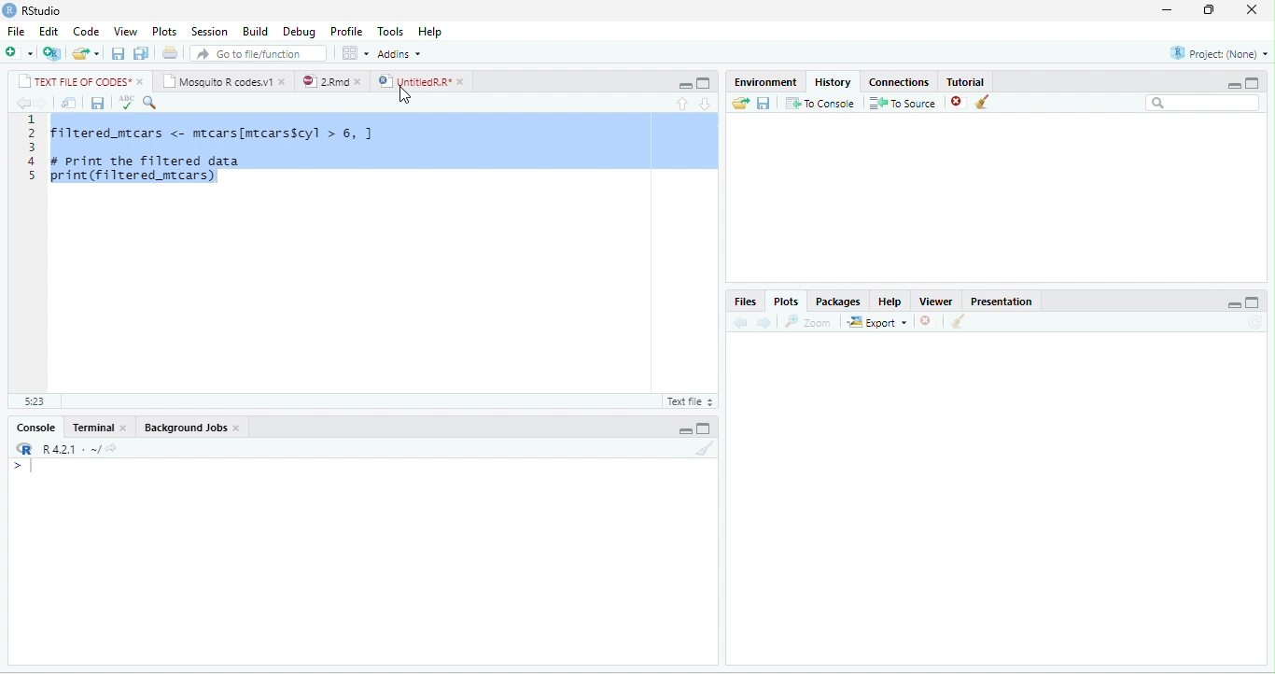  Describe the element at coordinates (51, 53) in the screenshot. I see `new project` at that location.